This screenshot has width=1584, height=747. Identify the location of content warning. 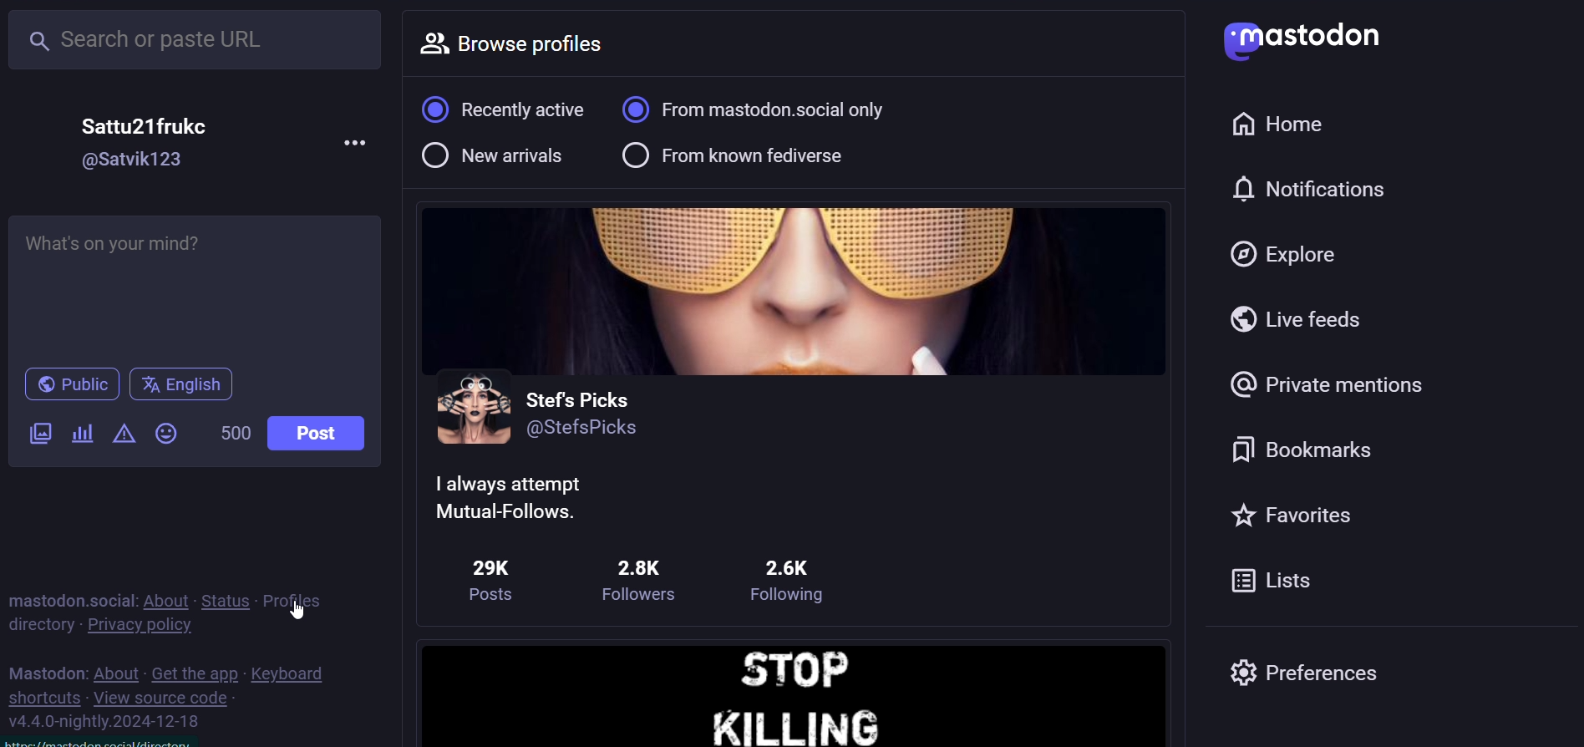
(124, 434).